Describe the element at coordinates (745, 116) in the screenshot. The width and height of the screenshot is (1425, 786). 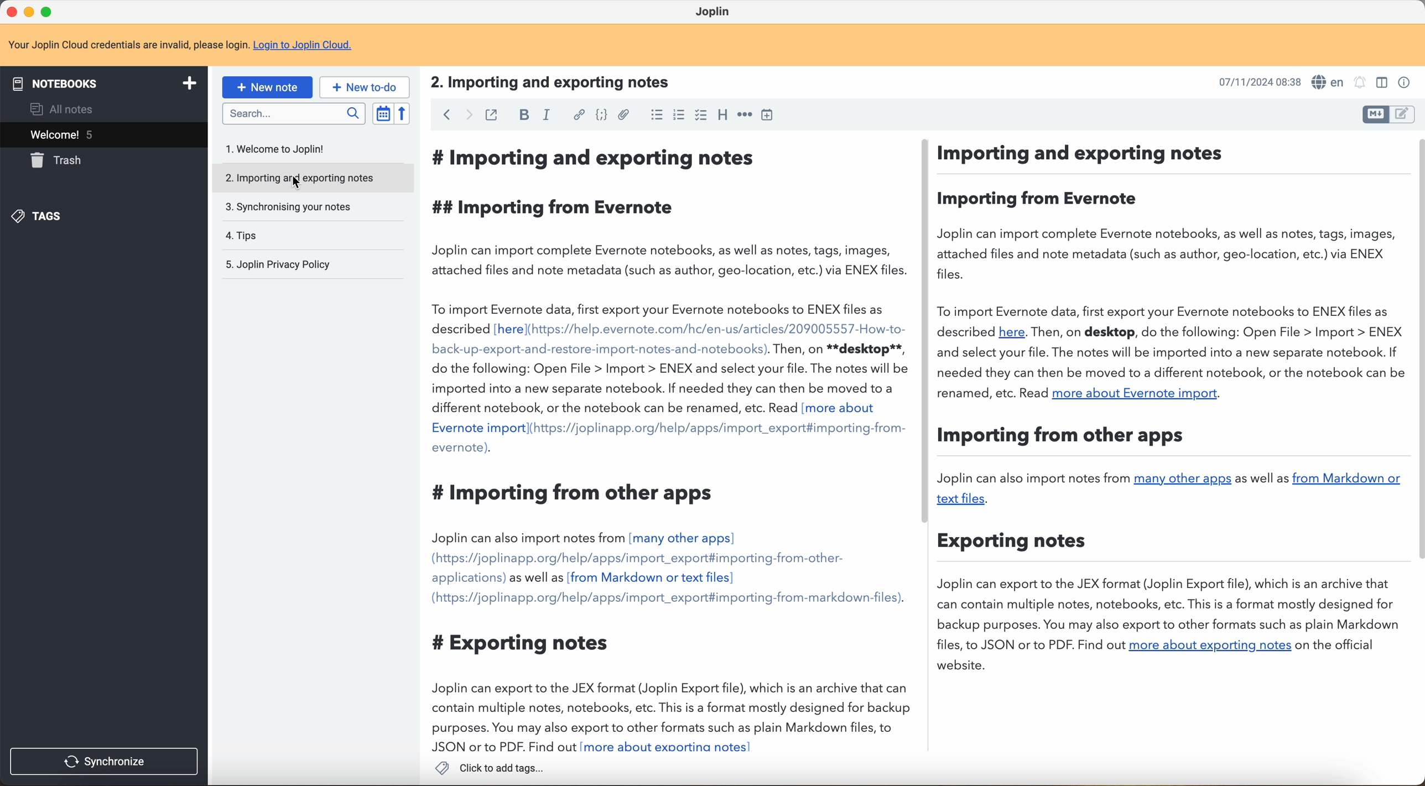
I see `horizontal rule` at that location.